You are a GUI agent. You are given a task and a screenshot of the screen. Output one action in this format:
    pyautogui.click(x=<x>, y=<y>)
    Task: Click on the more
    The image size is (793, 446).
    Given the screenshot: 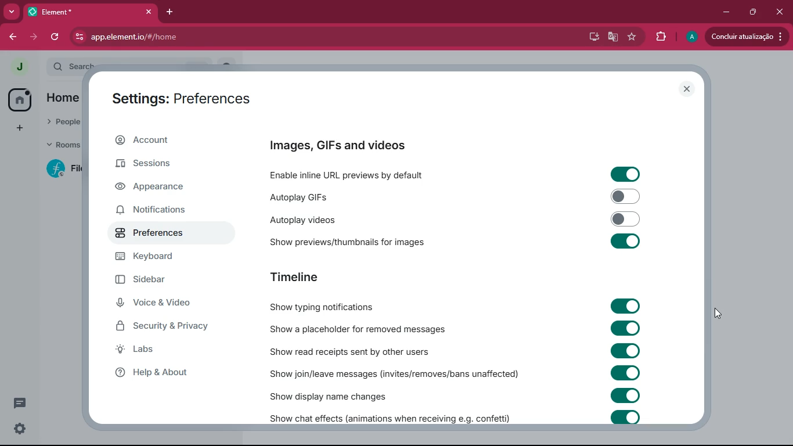 What is the action you would take?
    pyautogui.click(x=21, y=127)
    